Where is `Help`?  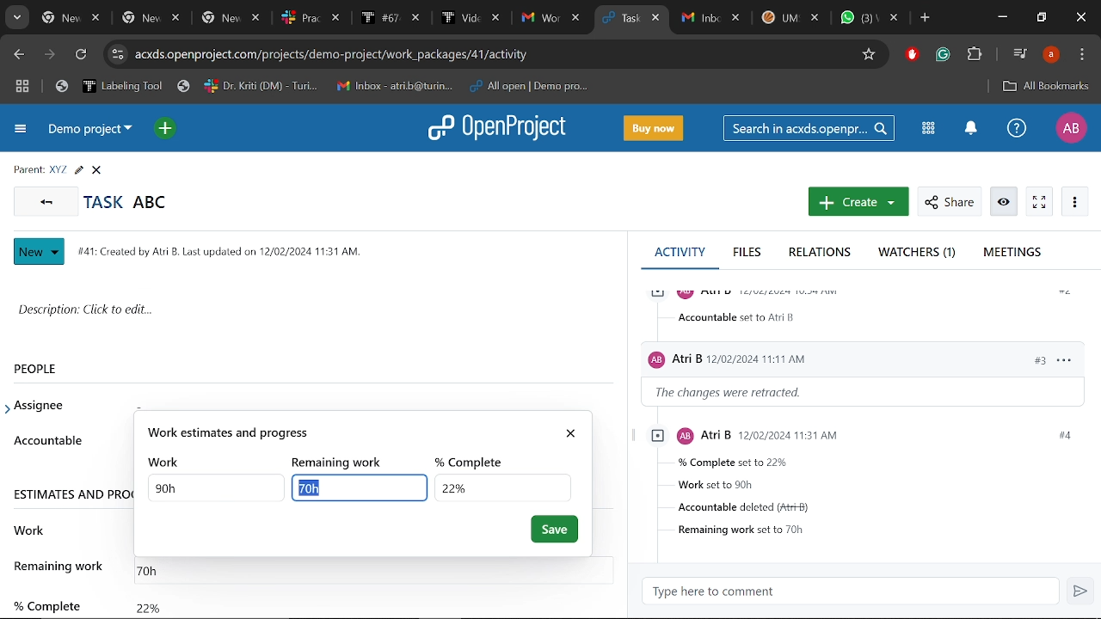
Help is located at coordinates (1017, 130).